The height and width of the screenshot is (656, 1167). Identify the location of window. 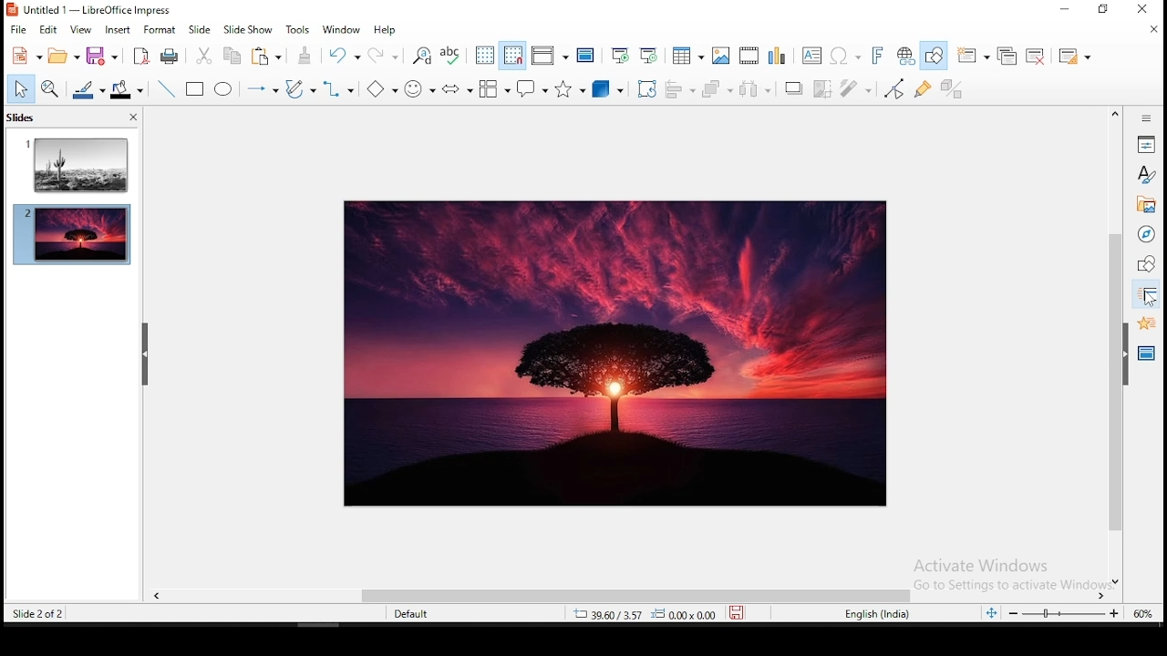
(342, 30).